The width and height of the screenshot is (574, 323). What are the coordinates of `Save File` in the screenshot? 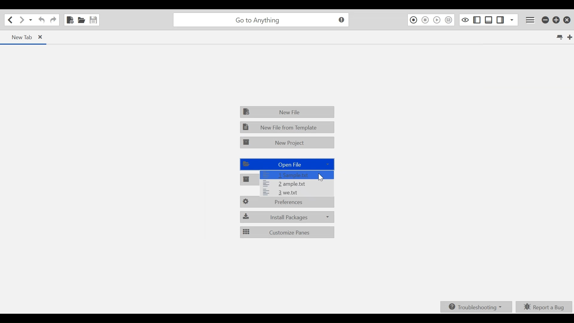 It's located at (94, 19).